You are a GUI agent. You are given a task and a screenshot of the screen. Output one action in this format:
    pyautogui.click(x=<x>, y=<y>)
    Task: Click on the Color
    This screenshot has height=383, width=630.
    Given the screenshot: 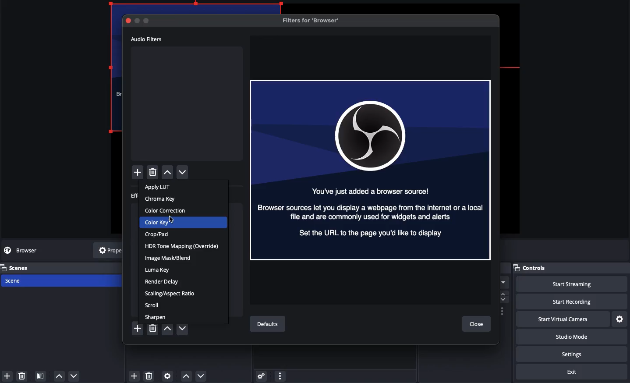 What is the action you would take?
    pyautogui.click(x=158, y=223)
    